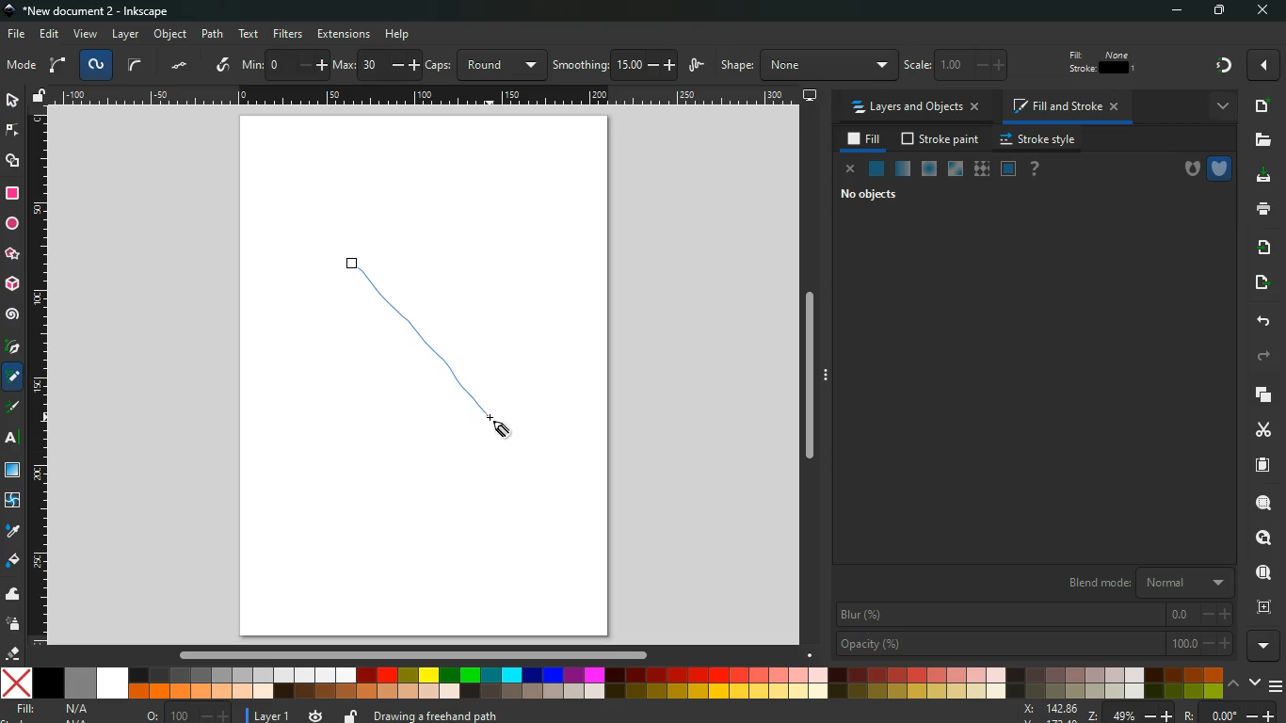 This screenshot has width=1286, height=723. I want to click on erase, so click(13, 654).